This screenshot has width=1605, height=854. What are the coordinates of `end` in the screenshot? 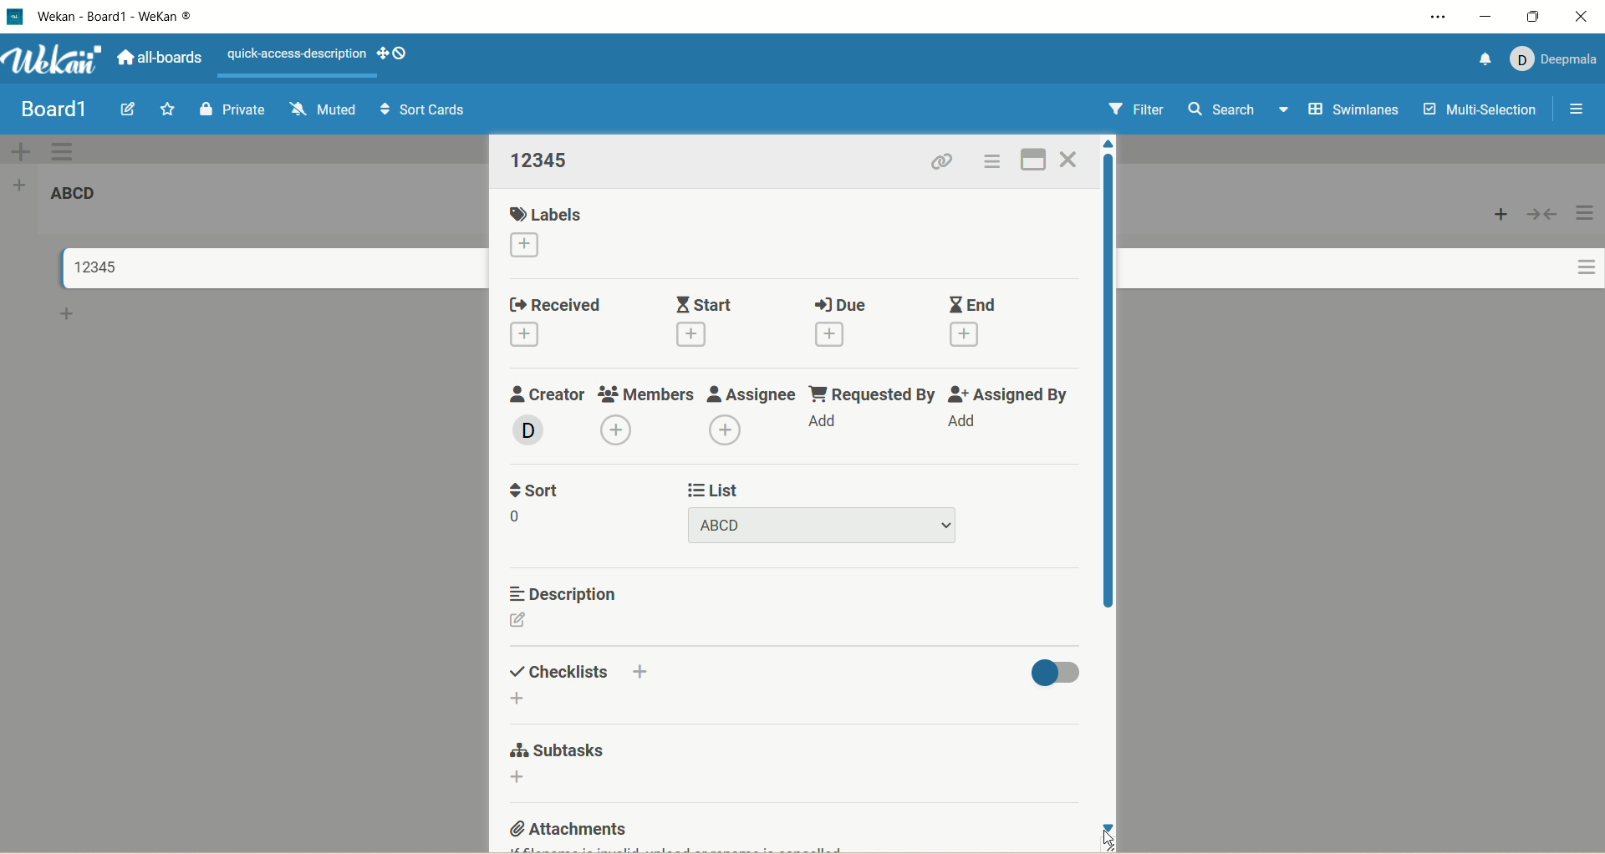 It's located at (970, 305).